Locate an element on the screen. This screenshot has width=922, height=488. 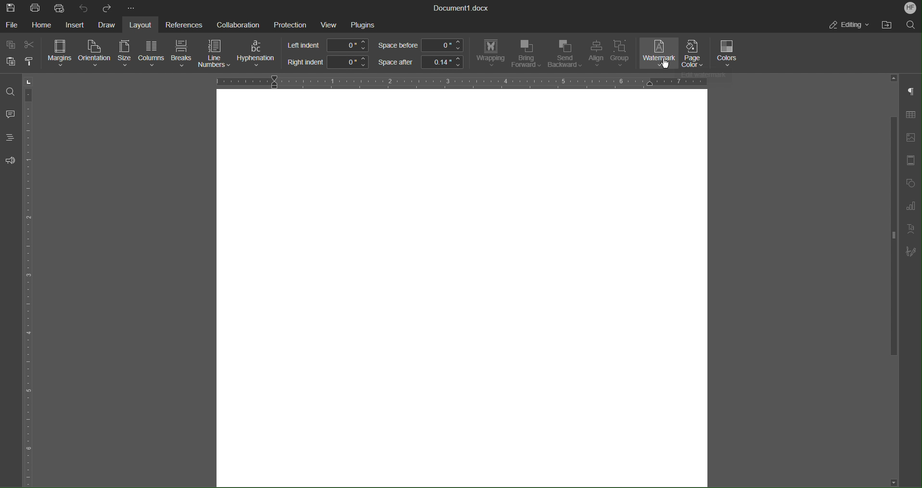
Comment is located at coordinates (11, 116).